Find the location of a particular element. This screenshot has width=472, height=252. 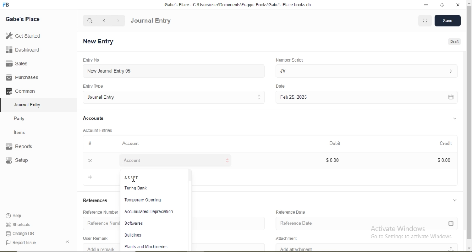

Journal Entry is located at coordinates (176, 97).